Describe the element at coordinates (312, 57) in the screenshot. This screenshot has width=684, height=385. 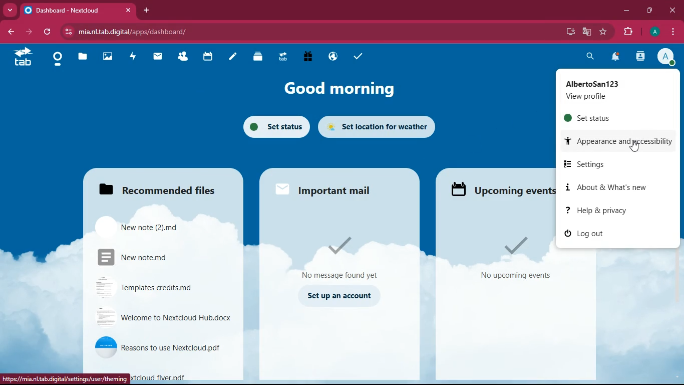
I see `gift` at that location.